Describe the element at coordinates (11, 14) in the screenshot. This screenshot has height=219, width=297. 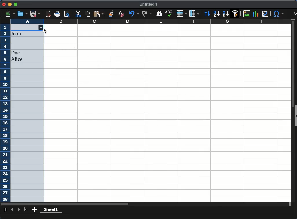
I see `new` at that location.